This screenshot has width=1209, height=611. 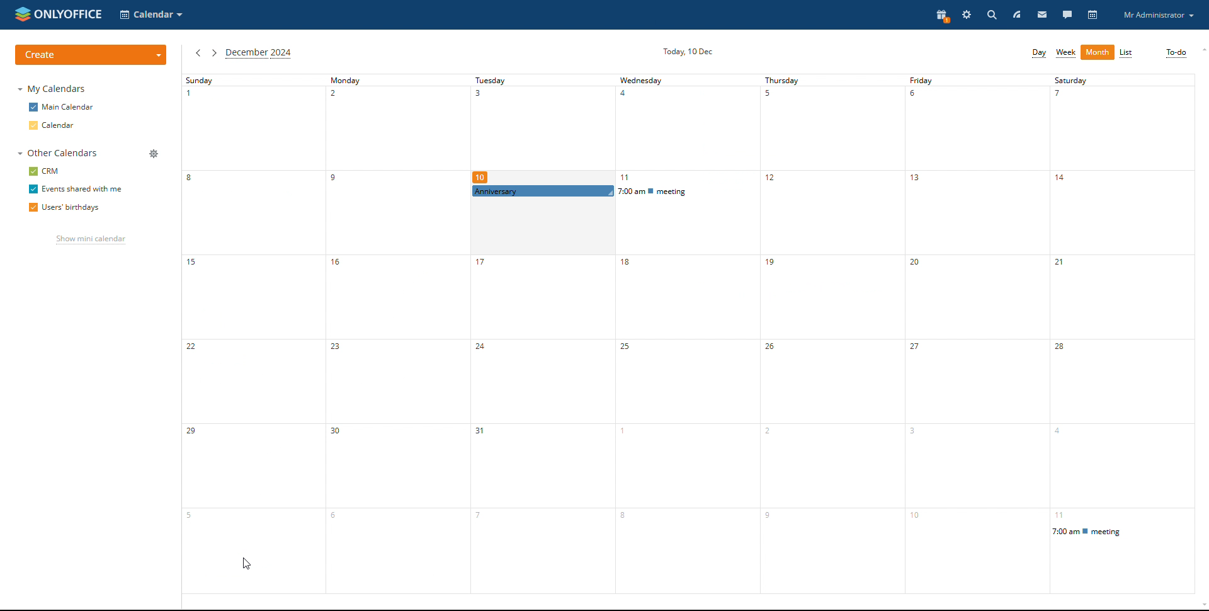 I want to click on search, so click(x=991, y=15).